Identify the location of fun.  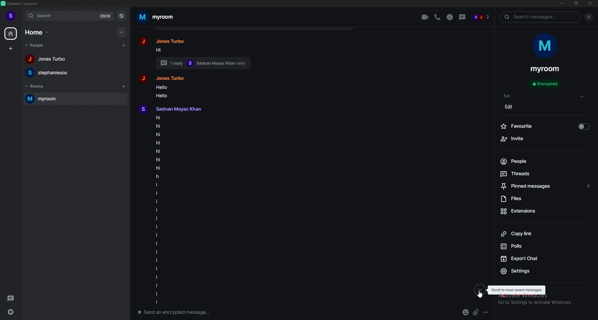
(506, 96).